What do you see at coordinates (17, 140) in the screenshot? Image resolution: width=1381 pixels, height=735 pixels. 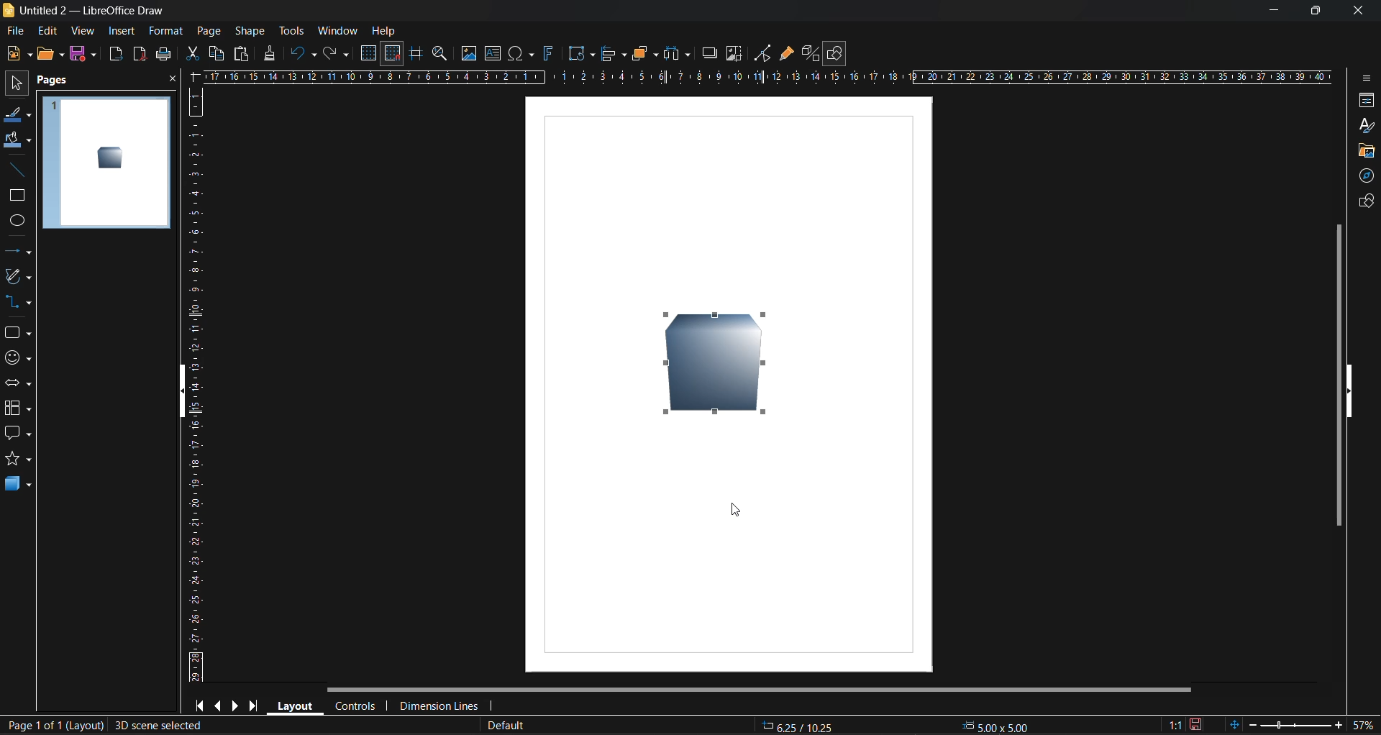 I see `fill color` at bounding box center [17, 140].